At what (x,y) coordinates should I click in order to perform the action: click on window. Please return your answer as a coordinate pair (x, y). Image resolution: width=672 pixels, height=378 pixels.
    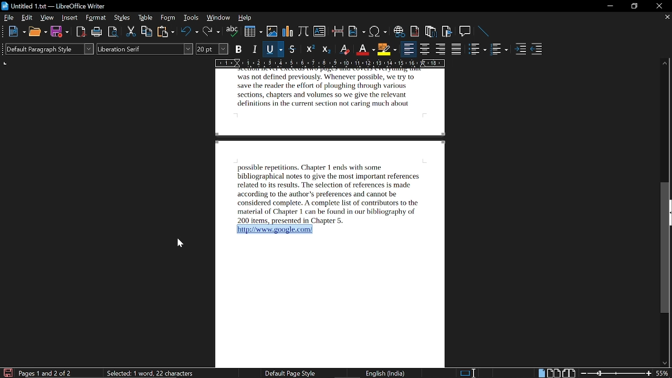
    Looking at the image, I should click on (218, 17).